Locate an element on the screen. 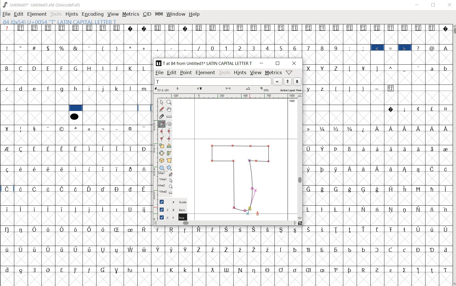 The image size is (456, 286). scale is located at coordinates (162, 145).